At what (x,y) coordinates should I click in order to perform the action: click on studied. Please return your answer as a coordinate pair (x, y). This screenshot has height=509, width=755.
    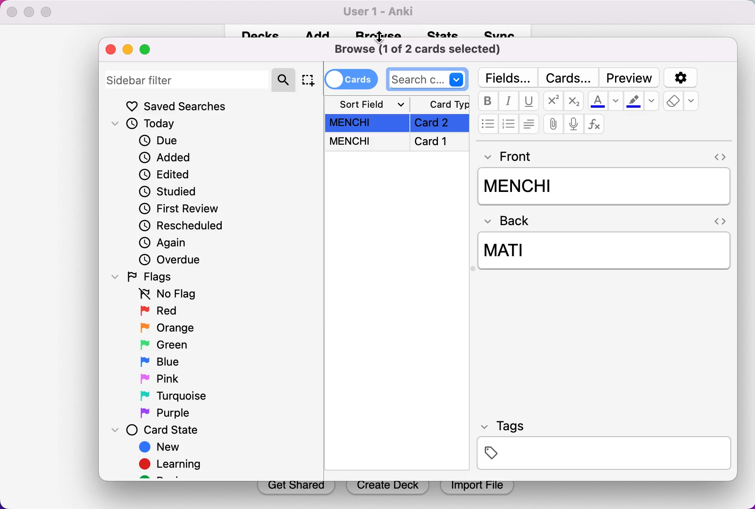
    Looking at the image, I should click on (169, 192).